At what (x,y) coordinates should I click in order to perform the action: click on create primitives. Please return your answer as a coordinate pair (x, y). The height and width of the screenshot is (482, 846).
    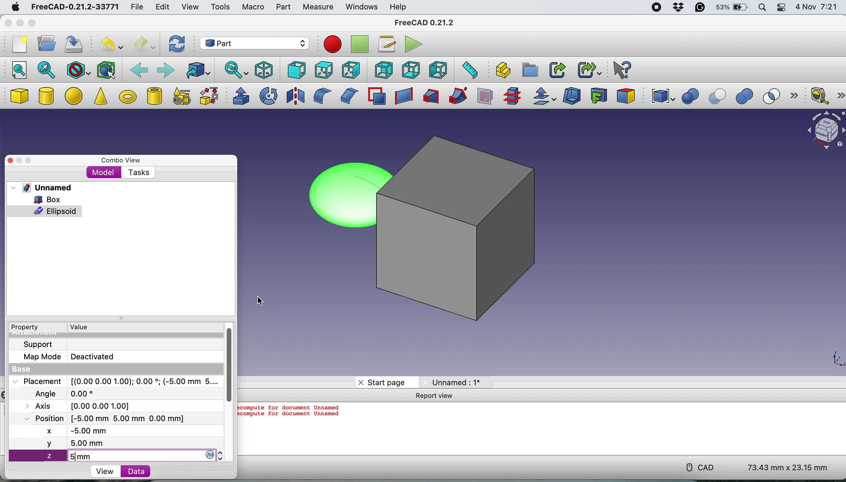
    Looking at the image, I should click on (180, 97).